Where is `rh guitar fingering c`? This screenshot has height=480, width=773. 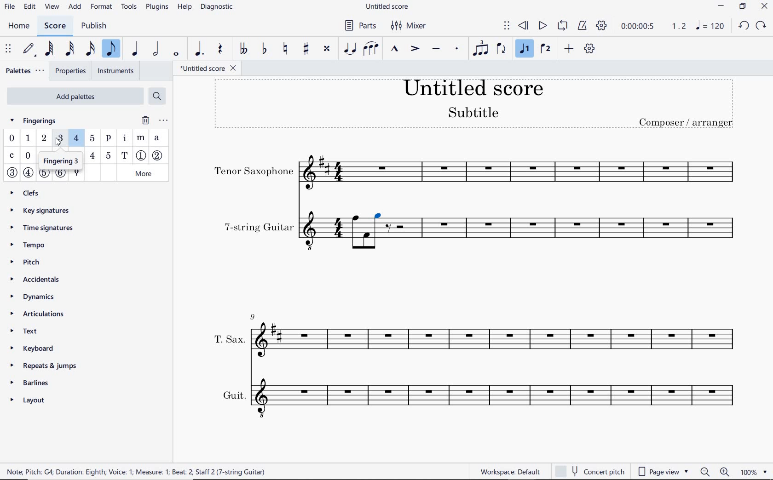
rh guitar fingering c is located at coordinates (13, 156).